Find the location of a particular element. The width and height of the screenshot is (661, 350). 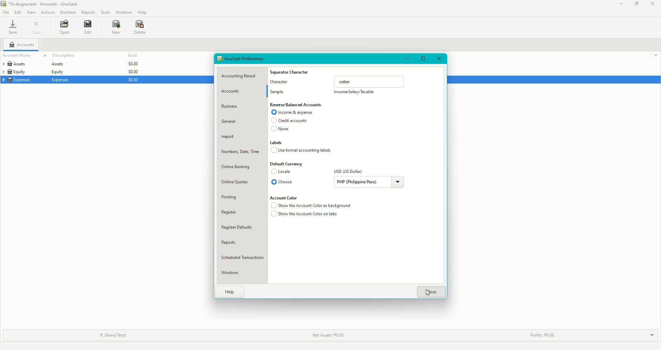

Edit is located at coordinates (17, 12).